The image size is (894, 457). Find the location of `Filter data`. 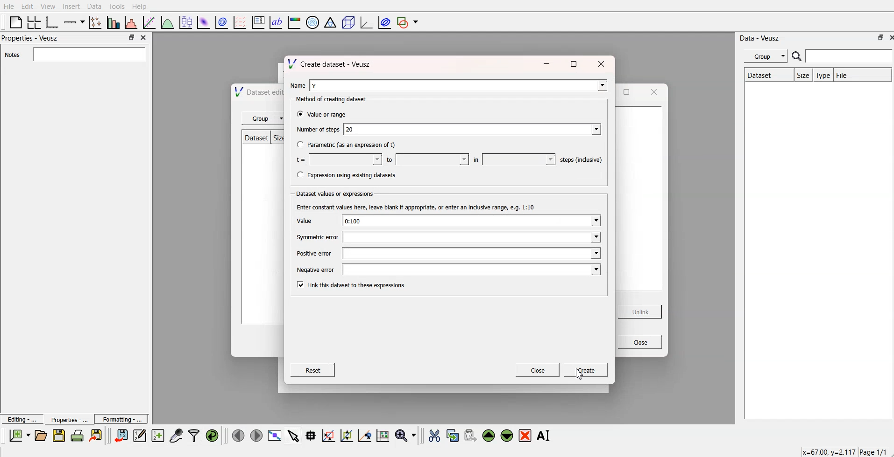

Filter data is located at coordinates (195, 435).